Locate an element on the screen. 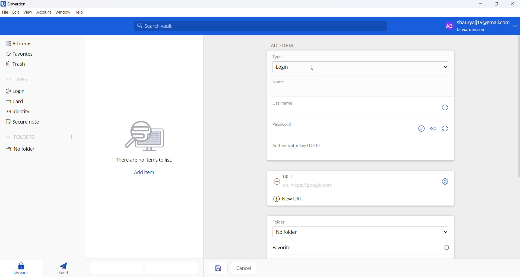  edit is located at coordinates (15, 12).